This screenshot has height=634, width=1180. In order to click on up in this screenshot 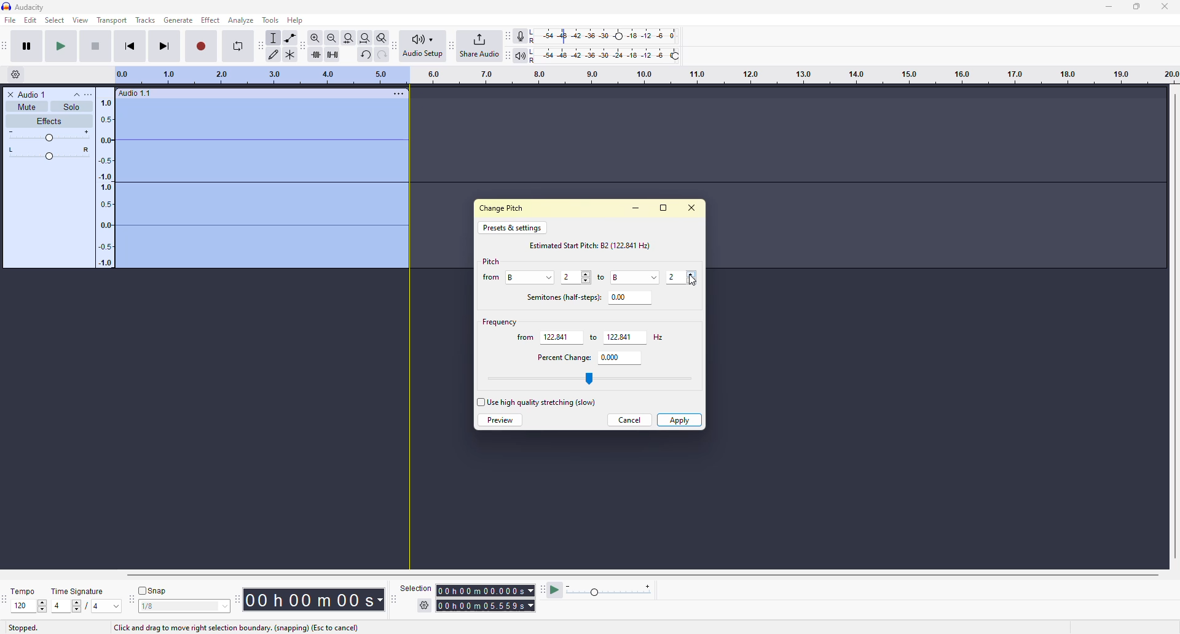, I will do `click(691, 273)`.